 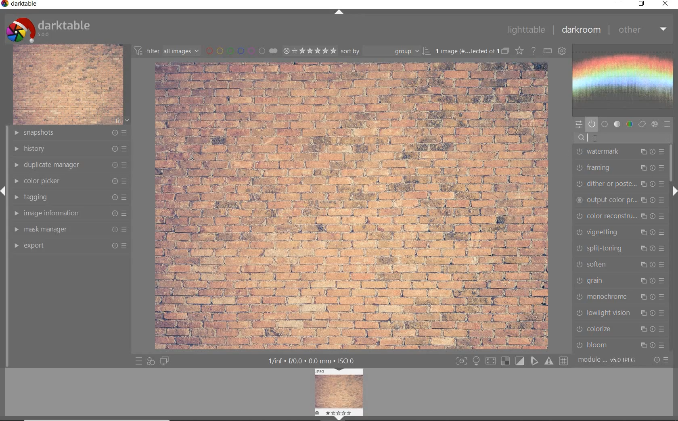 I want to click on correct , so click(x=642, y=124).